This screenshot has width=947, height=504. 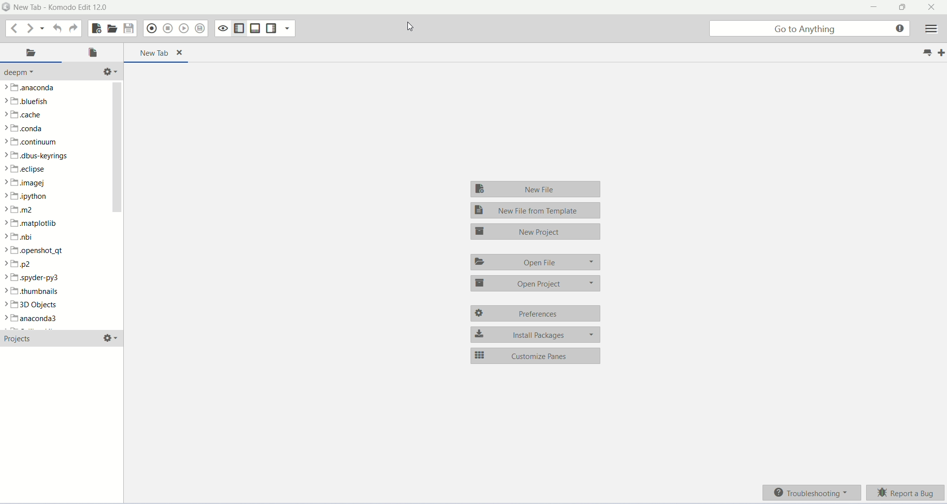 I want to click on customize panes, so click(x=536, y=356).